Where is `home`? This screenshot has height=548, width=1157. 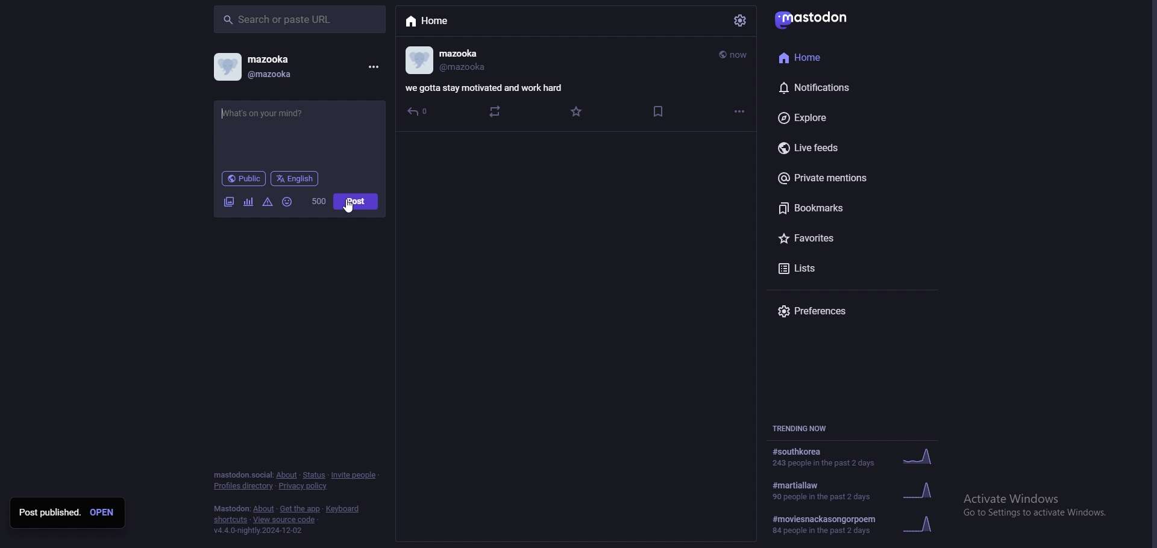 home is located at coordinates (821, 58).